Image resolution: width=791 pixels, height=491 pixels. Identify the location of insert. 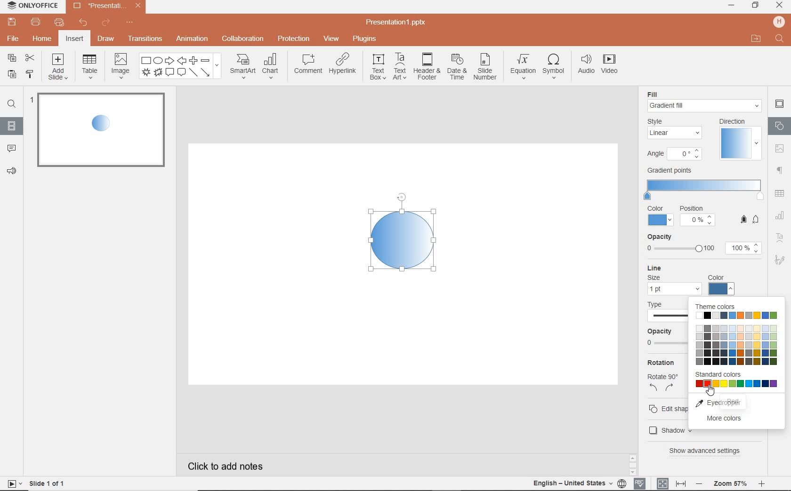
(74, 39).